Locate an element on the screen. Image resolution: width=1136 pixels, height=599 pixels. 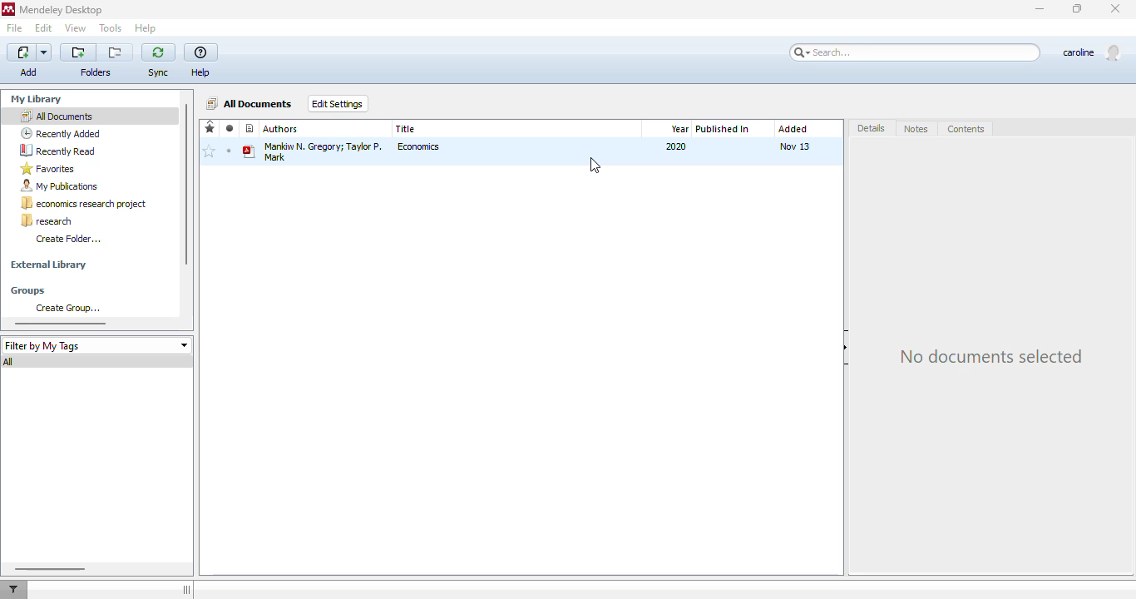
all documents is located at coordinates (56, 116).